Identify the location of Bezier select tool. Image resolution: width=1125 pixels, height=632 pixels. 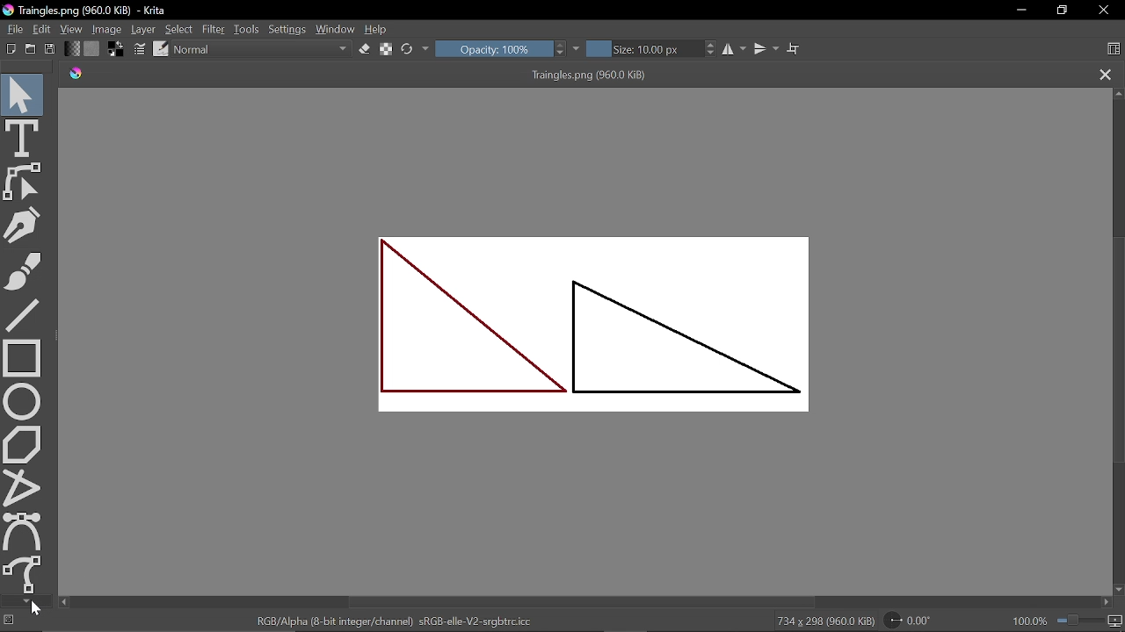
(23, 531).